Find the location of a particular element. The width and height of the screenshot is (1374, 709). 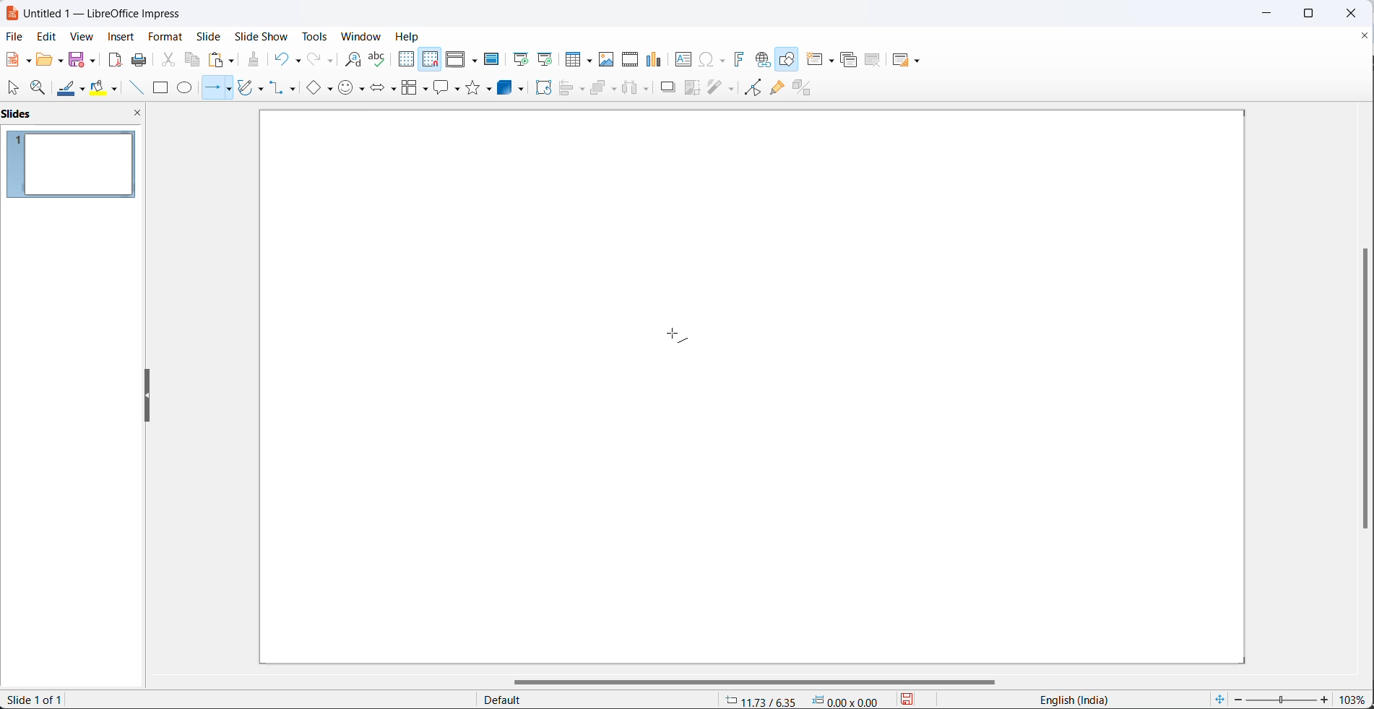

filters is located at coordinates (720, 89).